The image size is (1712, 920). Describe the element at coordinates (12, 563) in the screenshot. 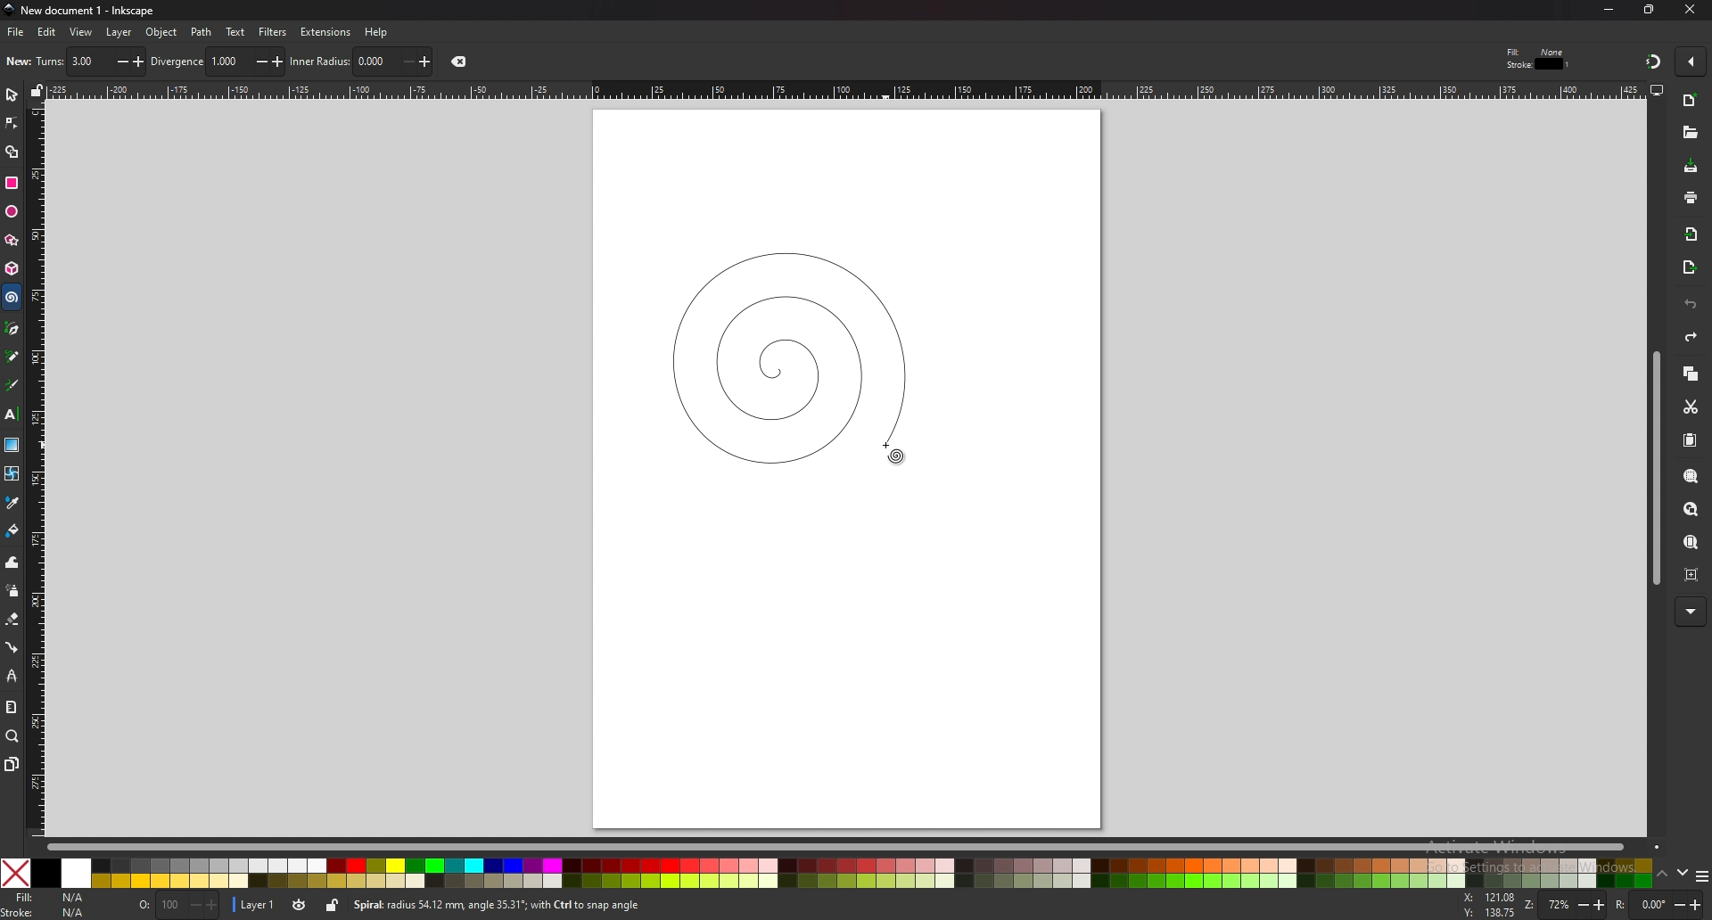

I see `tweak` at that location.